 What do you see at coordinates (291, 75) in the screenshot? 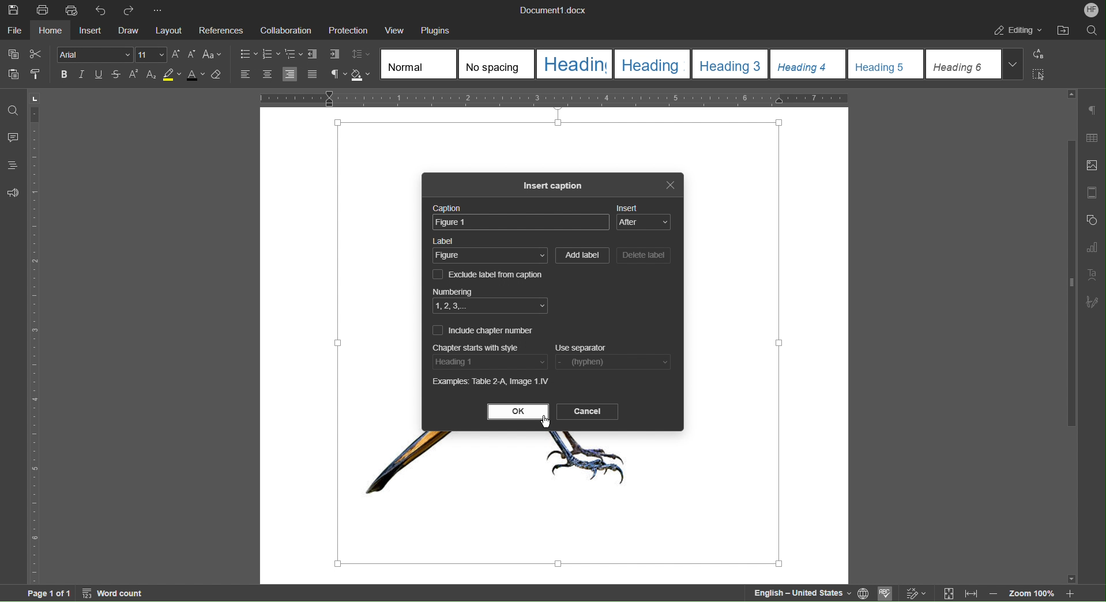
I see `Align Right` at bounding box center [291, 75].